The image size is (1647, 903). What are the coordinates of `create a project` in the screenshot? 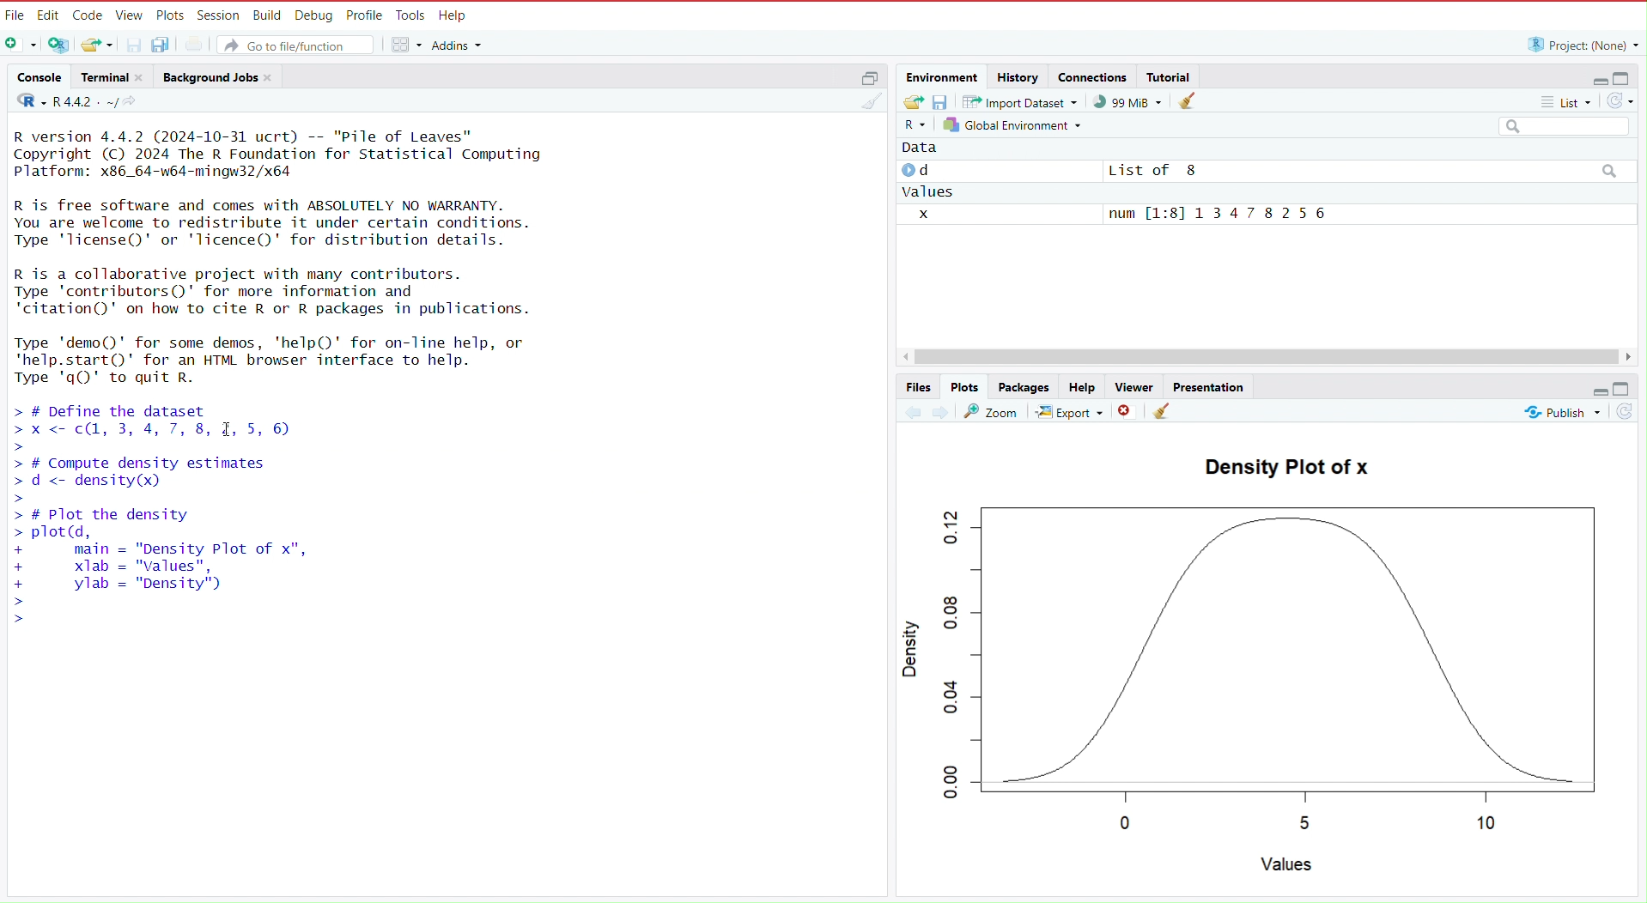 It's located at (57, 43).